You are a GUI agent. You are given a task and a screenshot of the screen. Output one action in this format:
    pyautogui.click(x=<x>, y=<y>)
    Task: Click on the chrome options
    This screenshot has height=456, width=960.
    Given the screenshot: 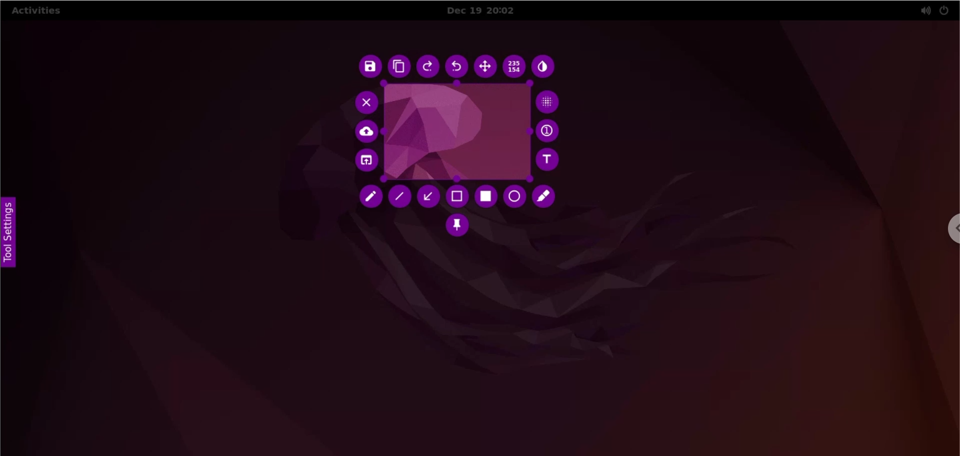 What is the action you would take?
    pyautogui.click(x=950, y=230)
    